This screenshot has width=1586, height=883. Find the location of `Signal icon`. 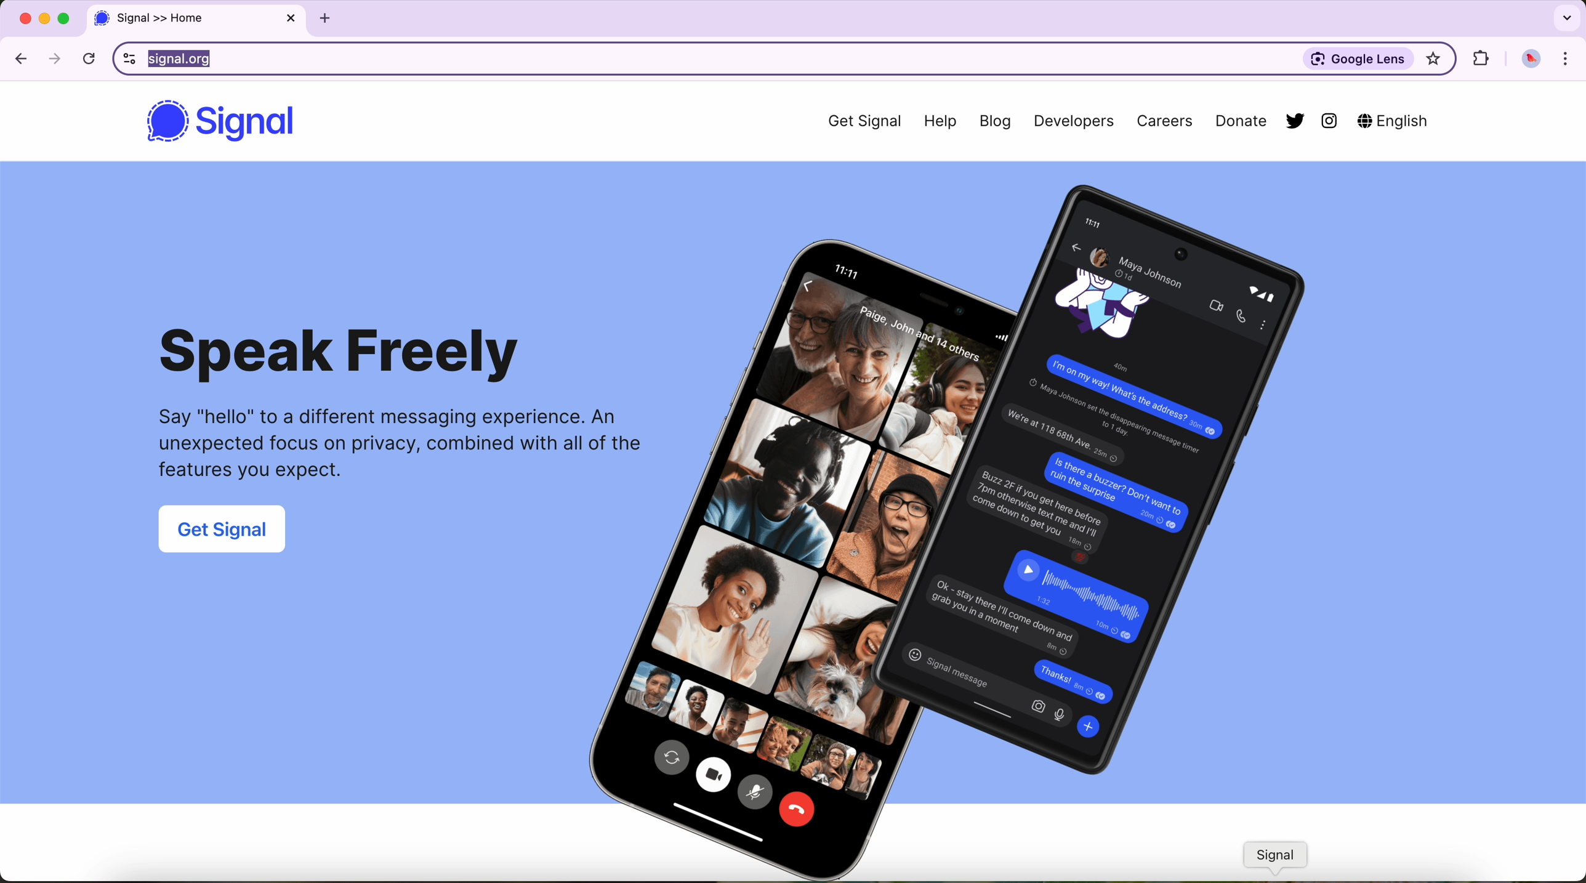

Signal icon is located at coordinates (1279, 858).